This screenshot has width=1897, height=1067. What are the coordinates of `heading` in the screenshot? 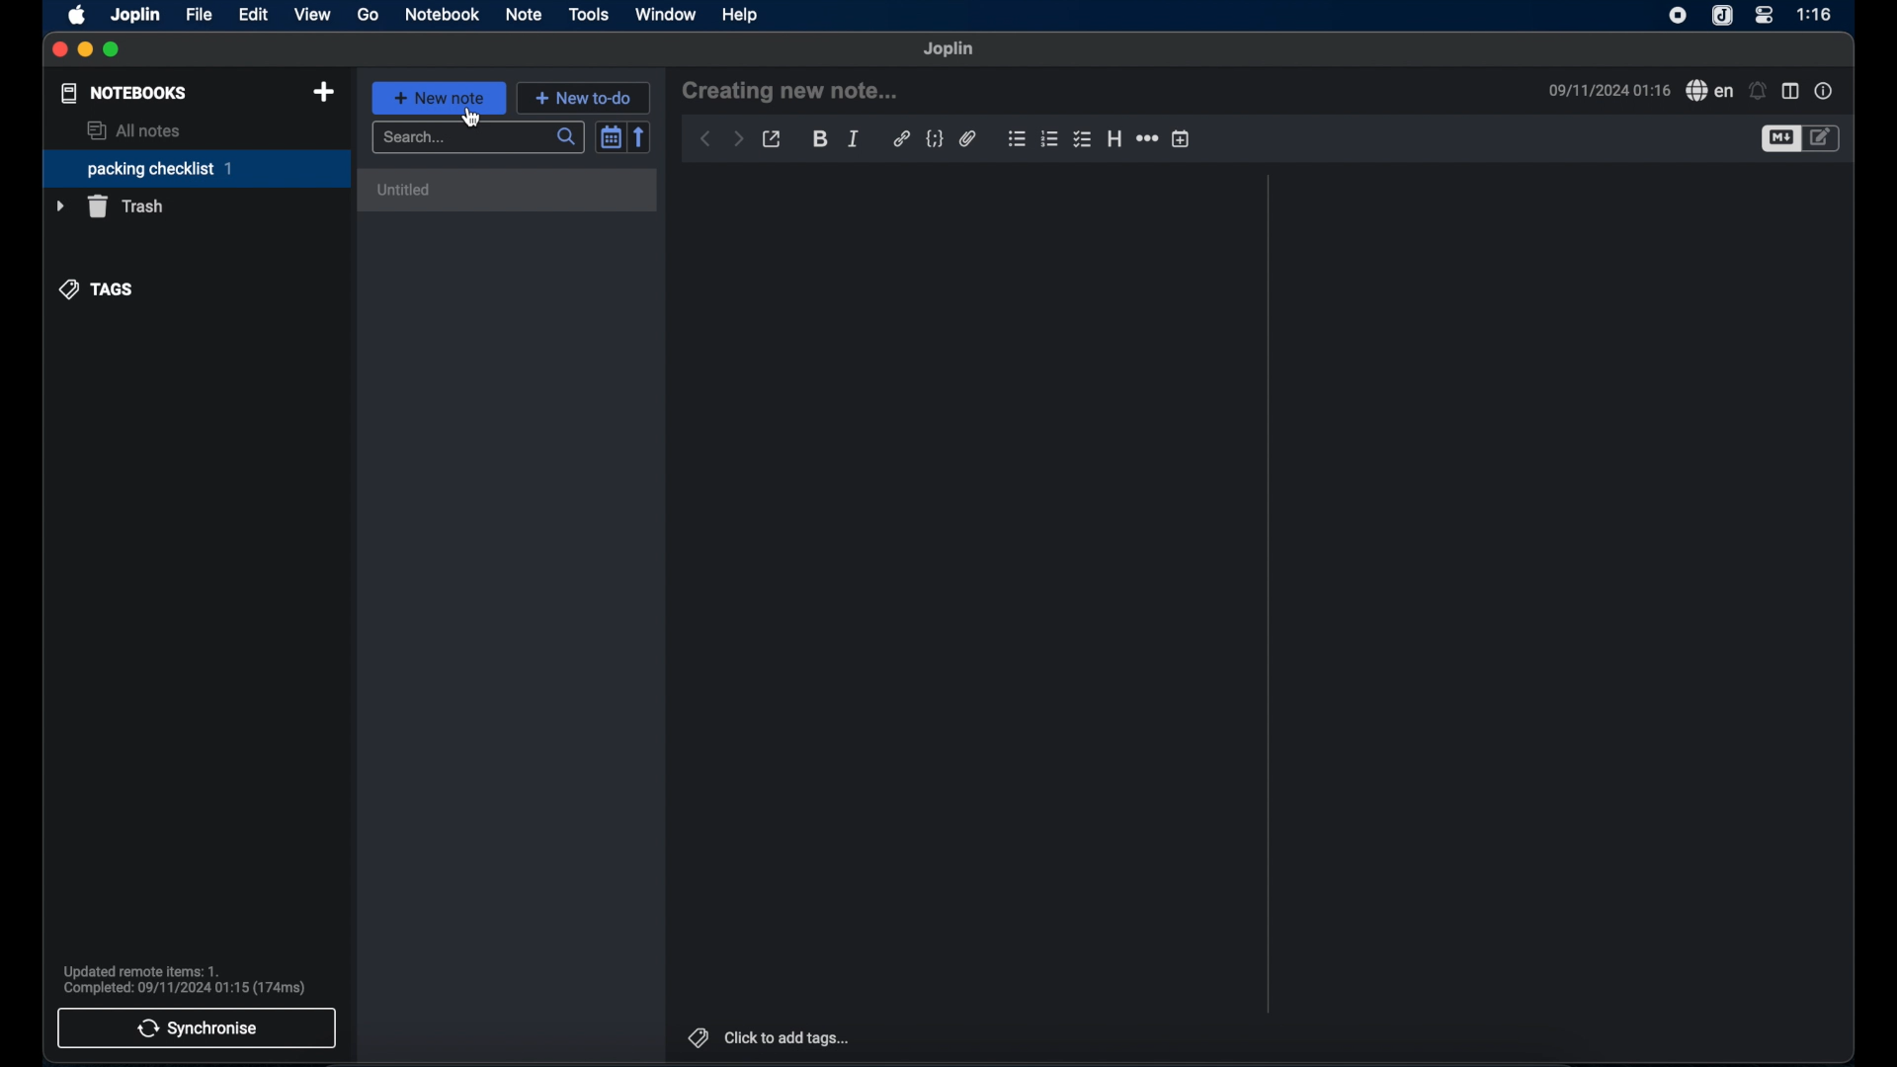 It's located at (1114, 138).